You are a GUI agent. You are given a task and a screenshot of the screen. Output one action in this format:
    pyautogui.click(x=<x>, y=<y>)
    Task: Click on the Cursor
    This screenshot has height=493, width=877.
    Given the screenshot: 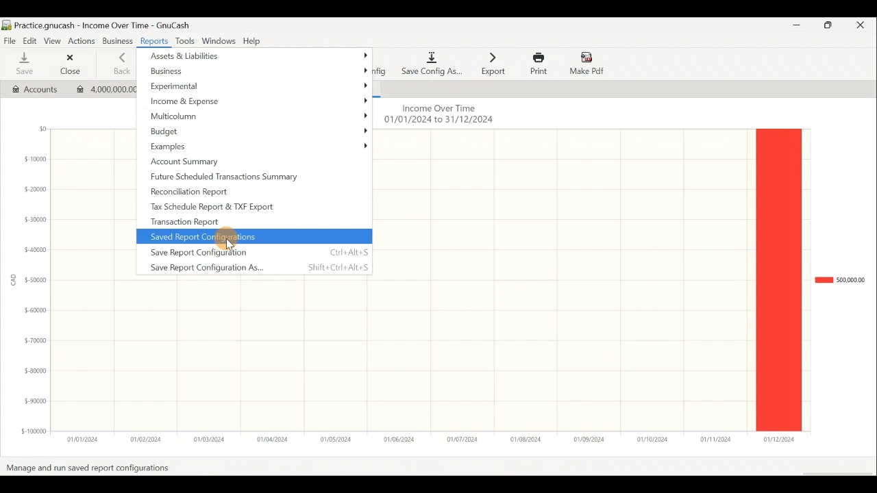 What is the action you would take?
    pyautogui.click(x=230, y=244)
    